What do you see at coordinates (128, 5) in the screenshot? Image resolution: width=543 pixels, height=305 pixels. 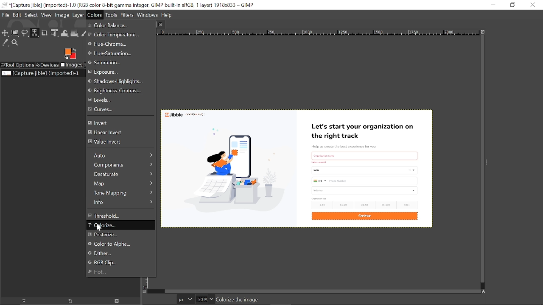 I see `Current window` at bounding box center [128, 5].